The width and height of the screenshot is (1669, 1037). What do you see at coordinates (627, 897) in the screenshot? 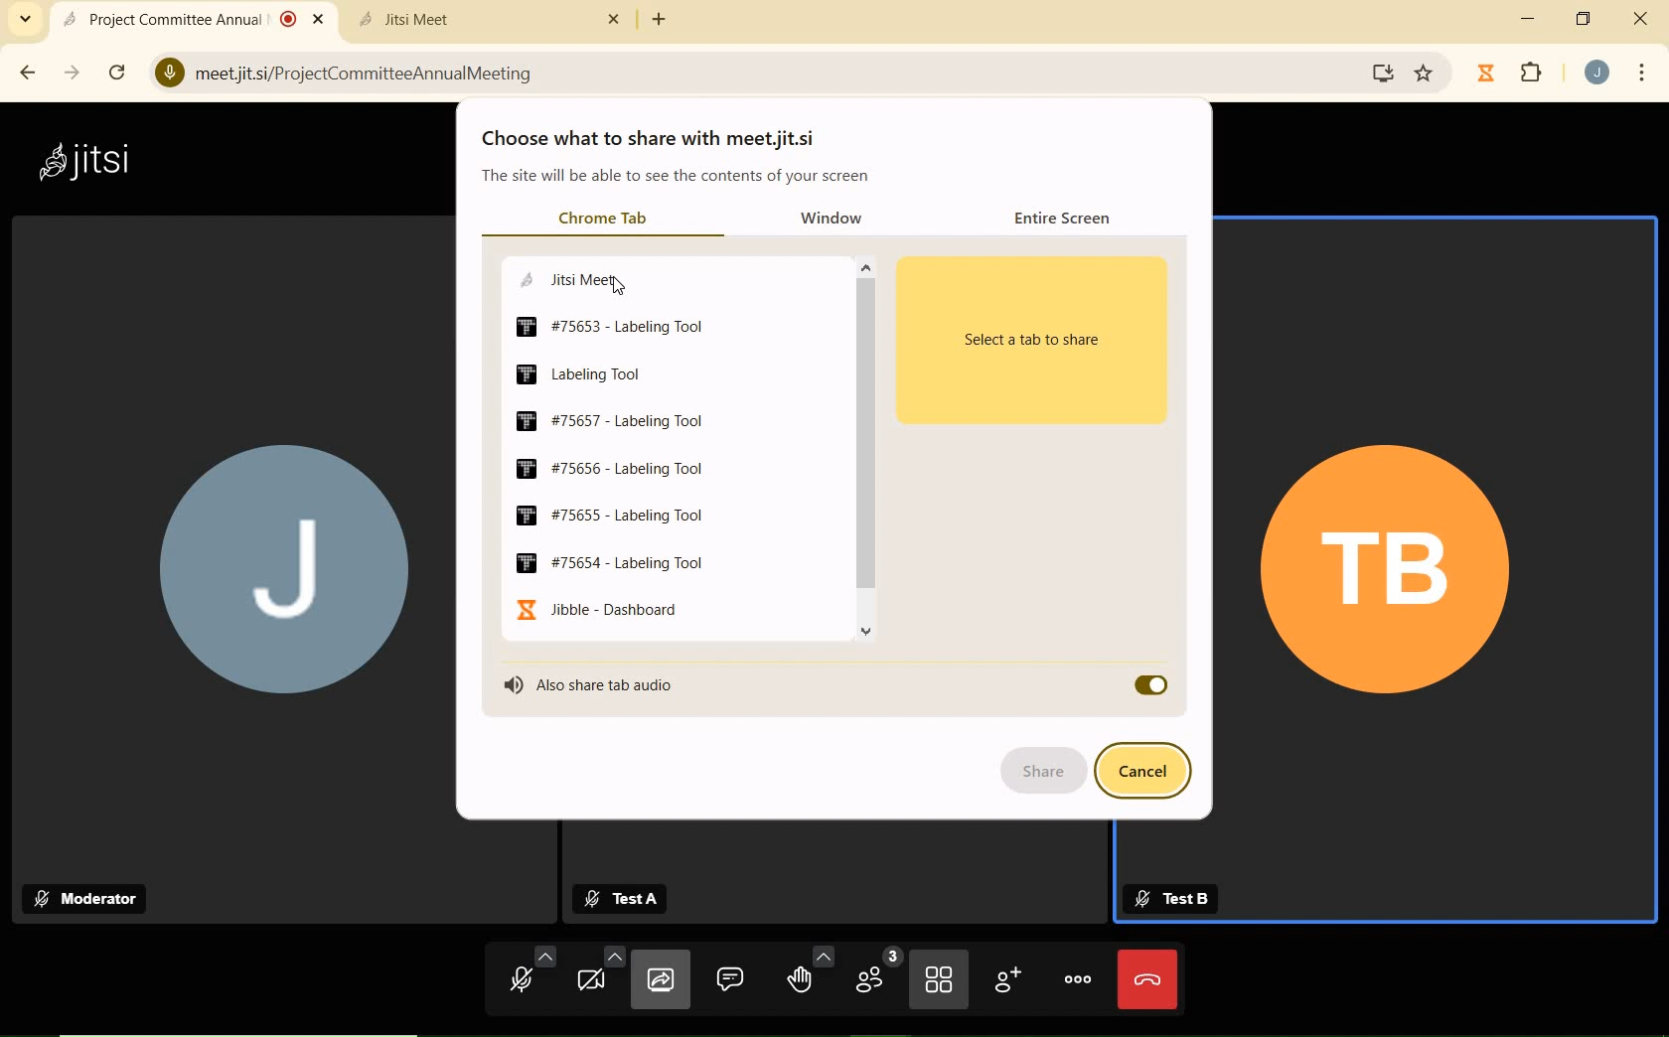
I see `Test A` at bounding box center [627, 897].